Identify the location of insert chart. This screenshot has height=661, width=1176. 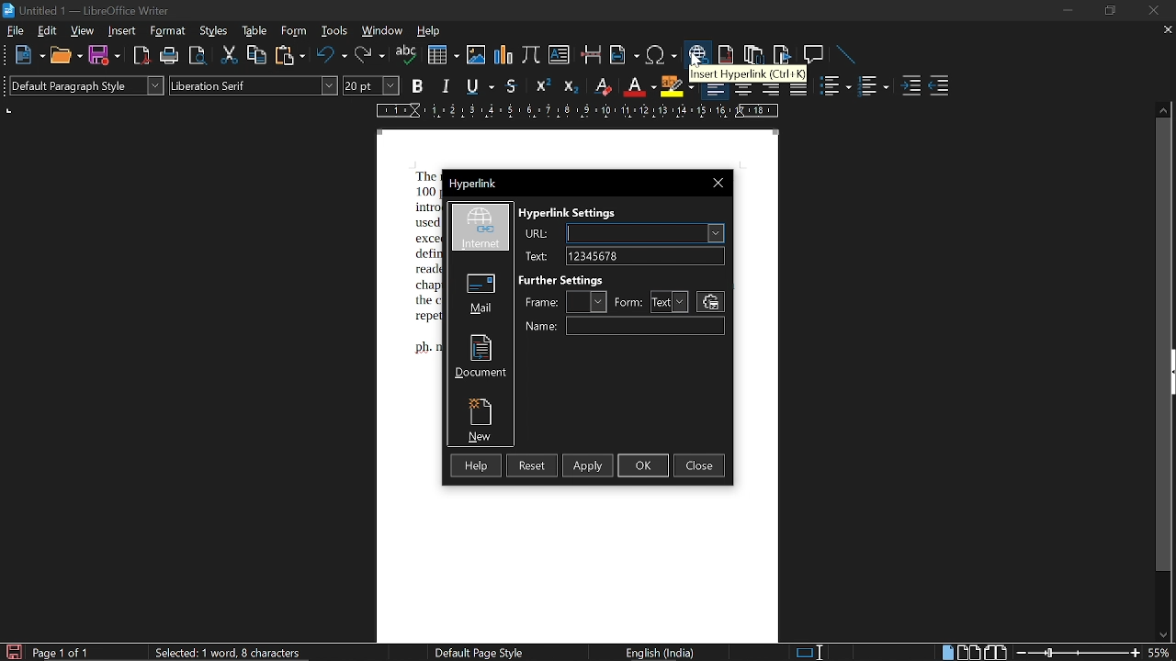
(503, 54).